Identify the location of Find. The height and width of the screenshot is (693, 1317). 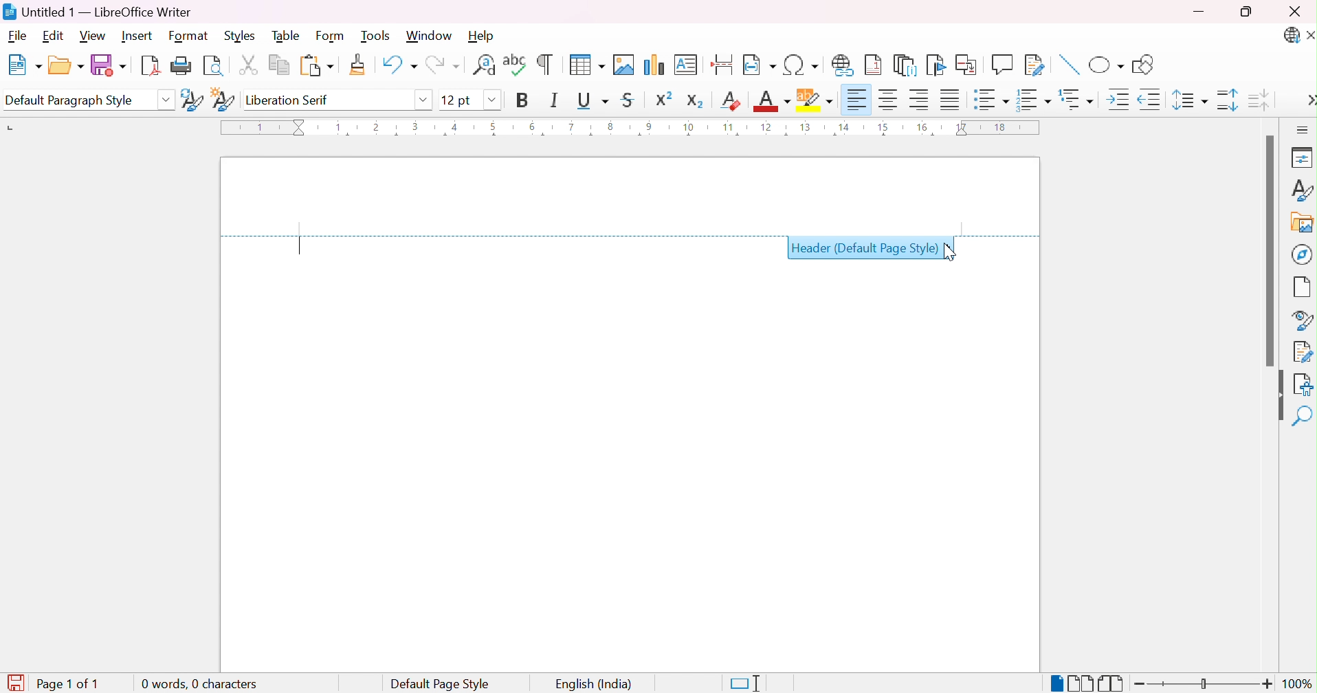
(1302, 415).